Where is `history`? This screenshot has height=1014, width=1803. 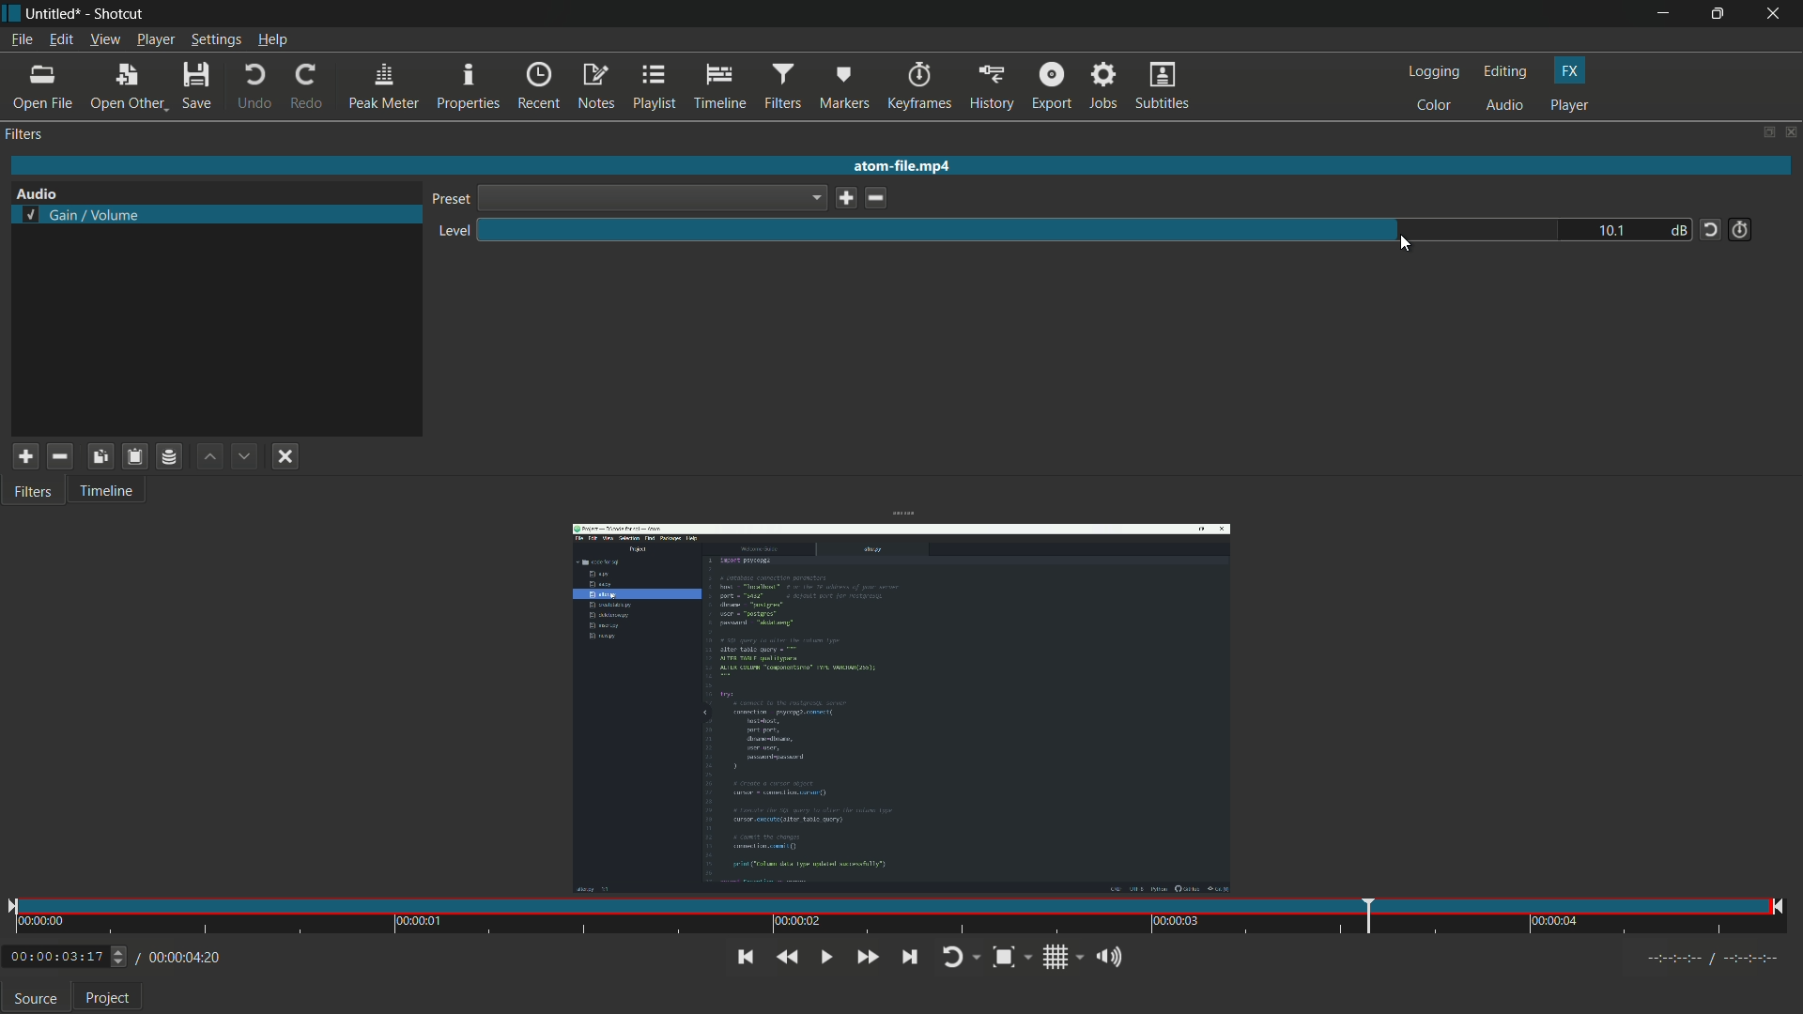
history is located at coordinates (993, 87).